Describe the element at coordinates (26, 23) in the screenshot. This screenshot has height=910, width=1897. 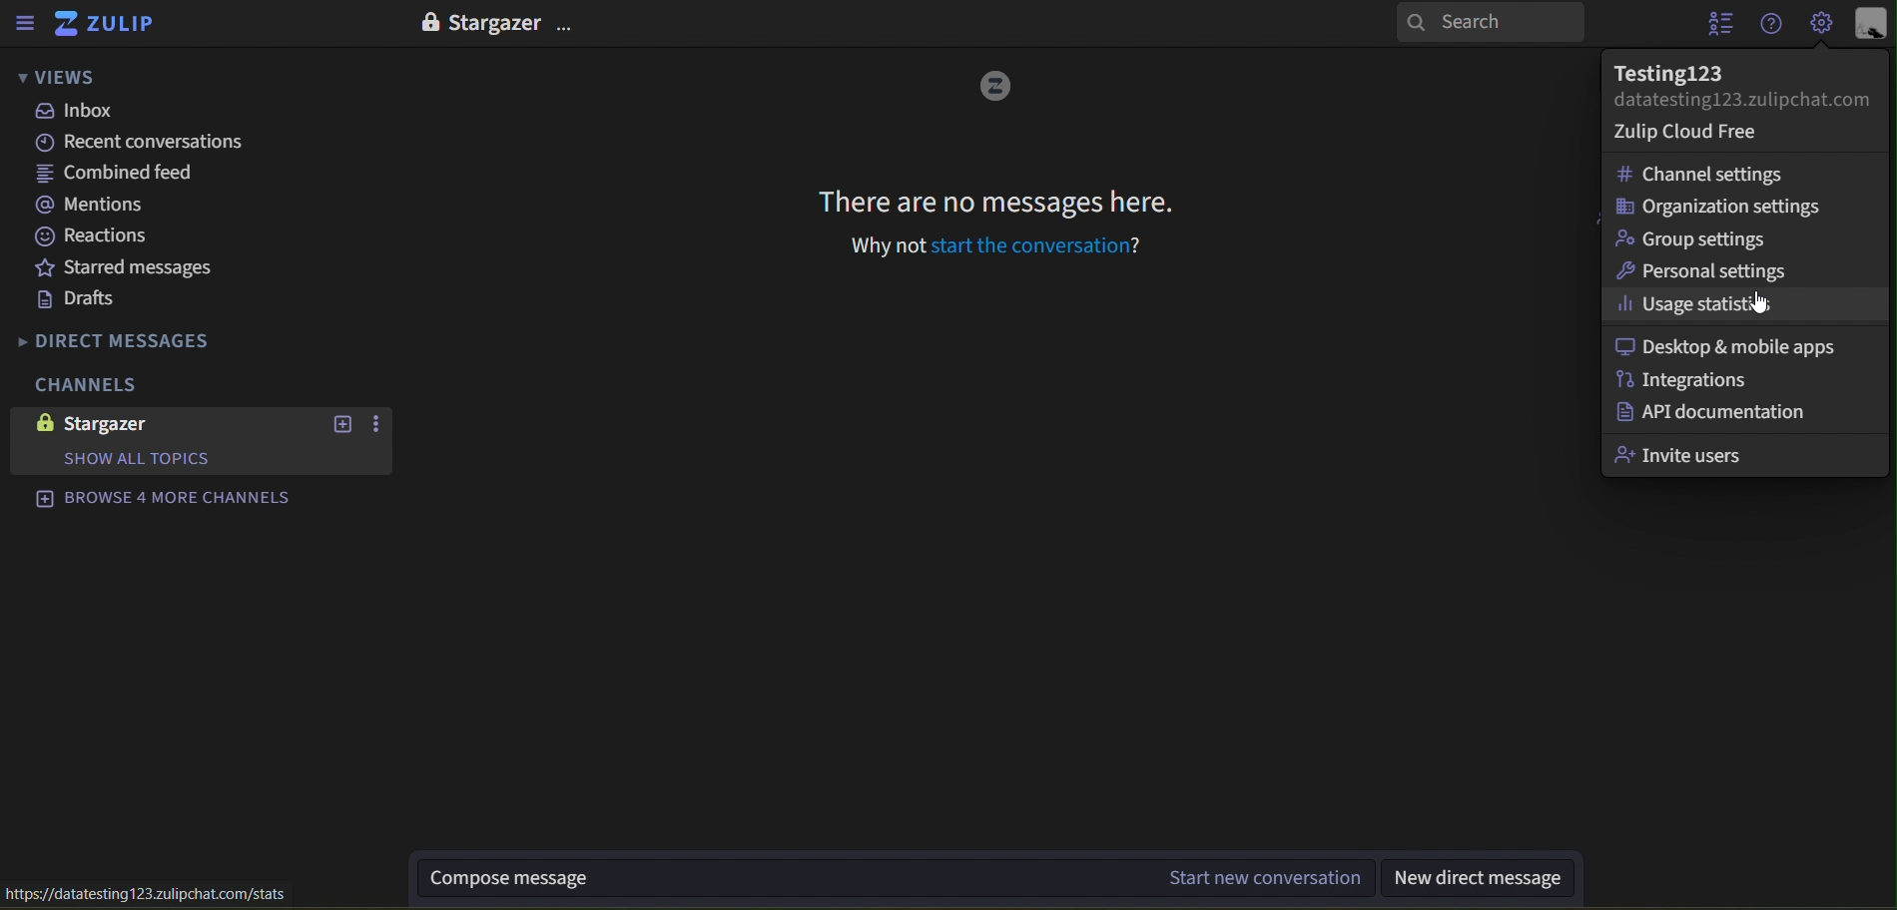
I see `hide sidebar` at that location.